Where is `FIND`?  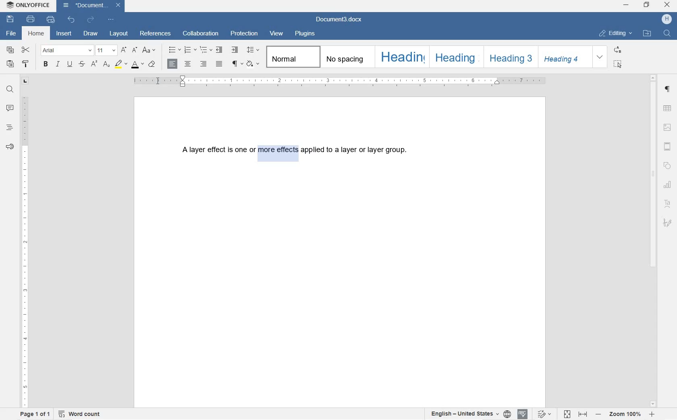
FIND is located at coordinates (667, 33).